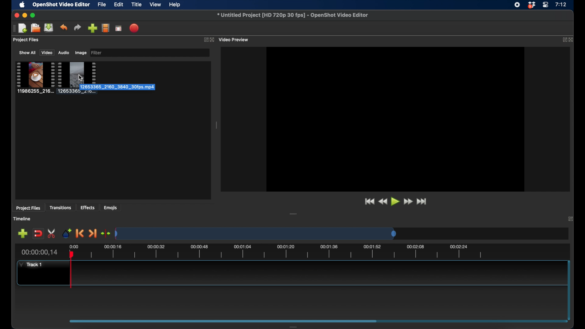 Image resolution: width=585 pixels, height=329 pixels. I want to click on save project, so click(49, 28).